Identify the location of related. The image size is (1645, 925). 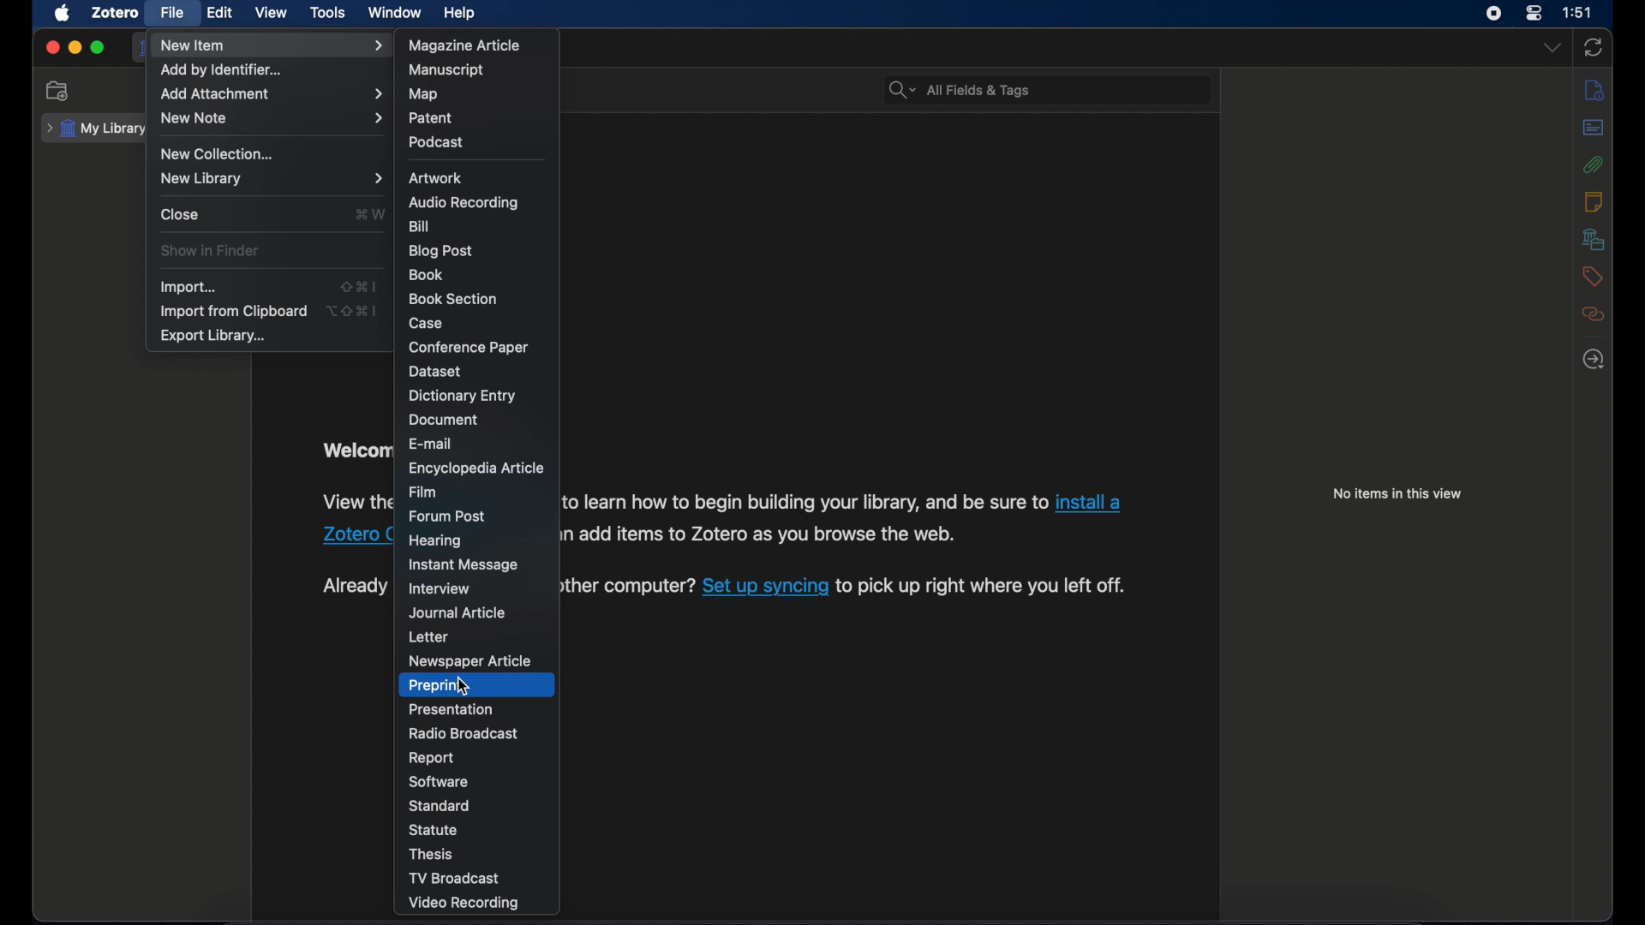
(1594, 314).